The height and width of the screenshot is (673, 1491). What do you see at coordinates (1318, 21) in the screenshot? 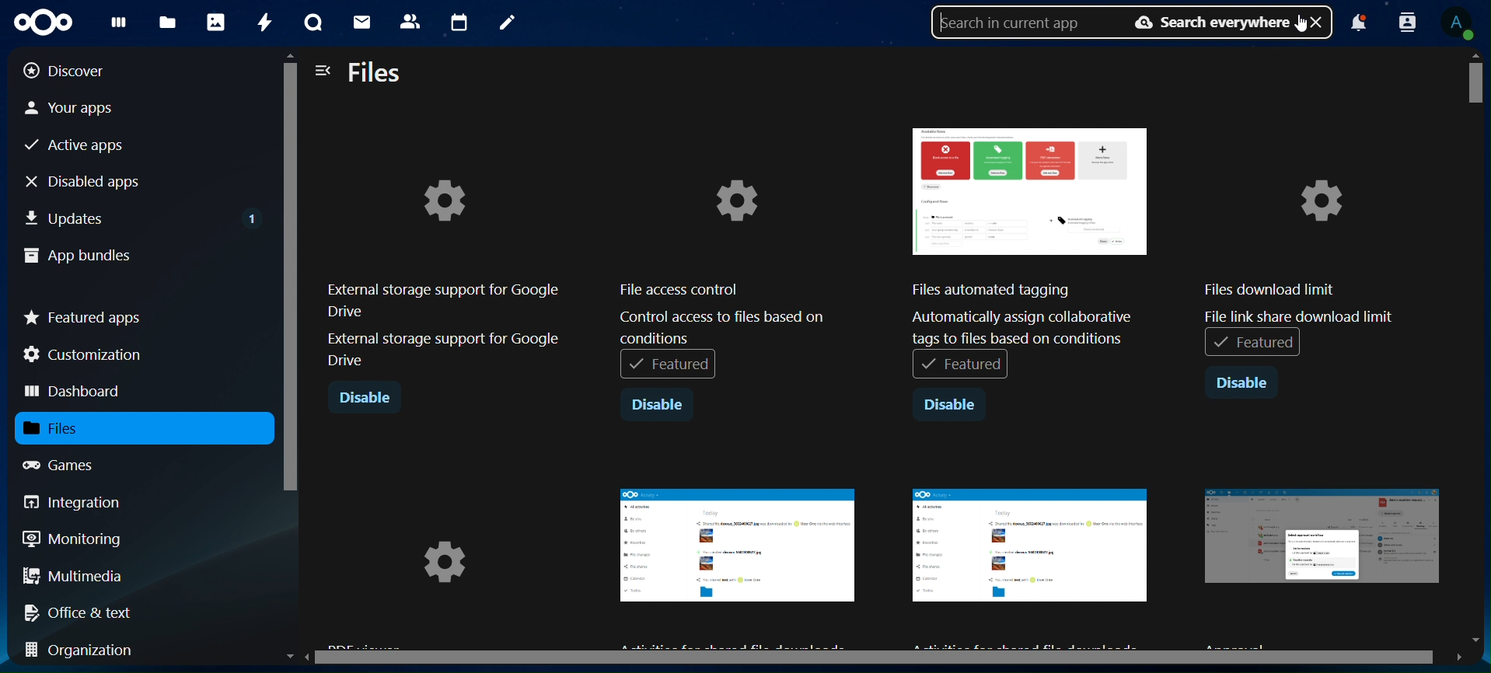
I see `close` at bounding box center [1318, 21].